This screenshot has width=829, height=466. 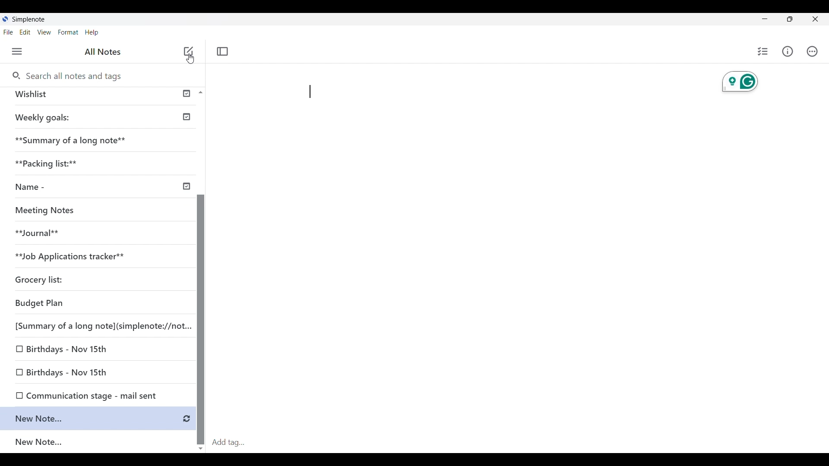 I want to click on cursor, so click(x=190, y=59).